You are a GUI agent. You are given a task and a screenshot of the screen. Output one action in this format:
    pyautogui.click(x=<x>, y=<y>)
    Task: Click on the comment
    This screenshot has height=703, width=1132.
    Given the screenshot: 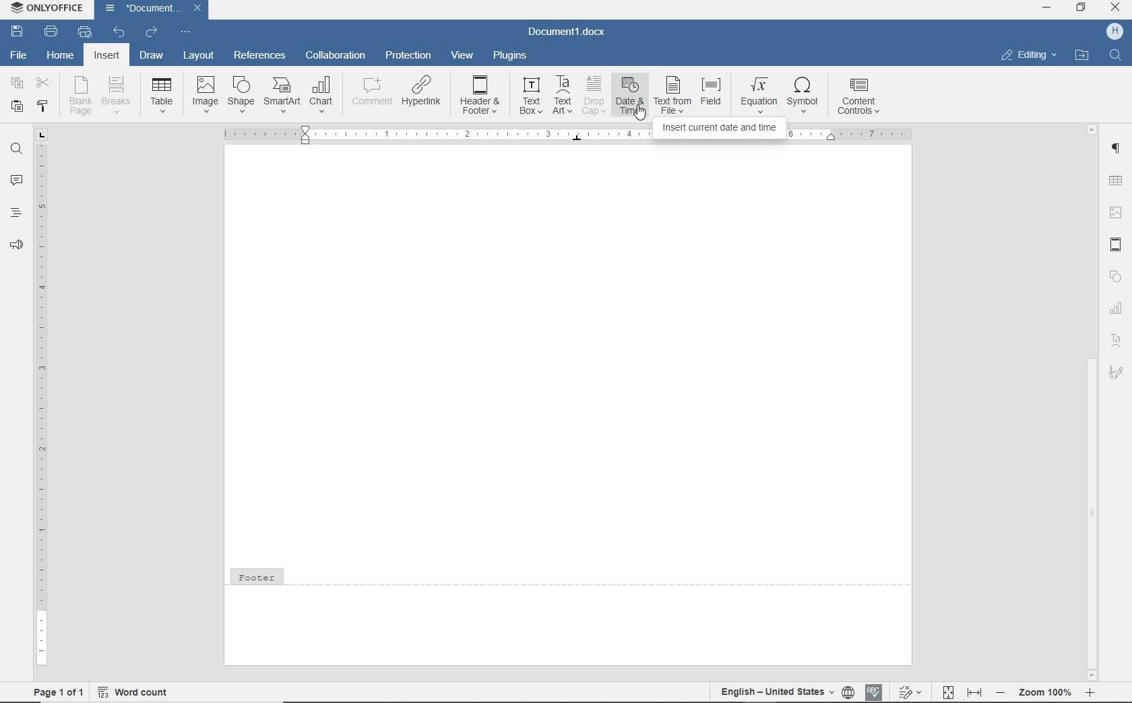 What is the action you would take?
    pyautogui.click(x=371, y=92)
    